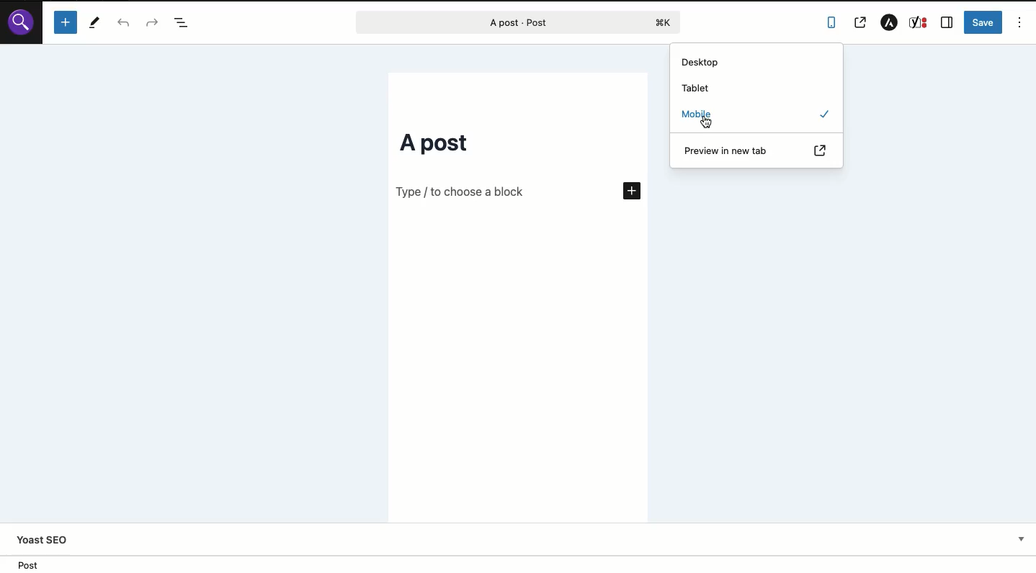 This screenshot has height=573, width=1036. Describe the element at coordinates (523, 541) in the screenshot. I see `Yoast` at that location.